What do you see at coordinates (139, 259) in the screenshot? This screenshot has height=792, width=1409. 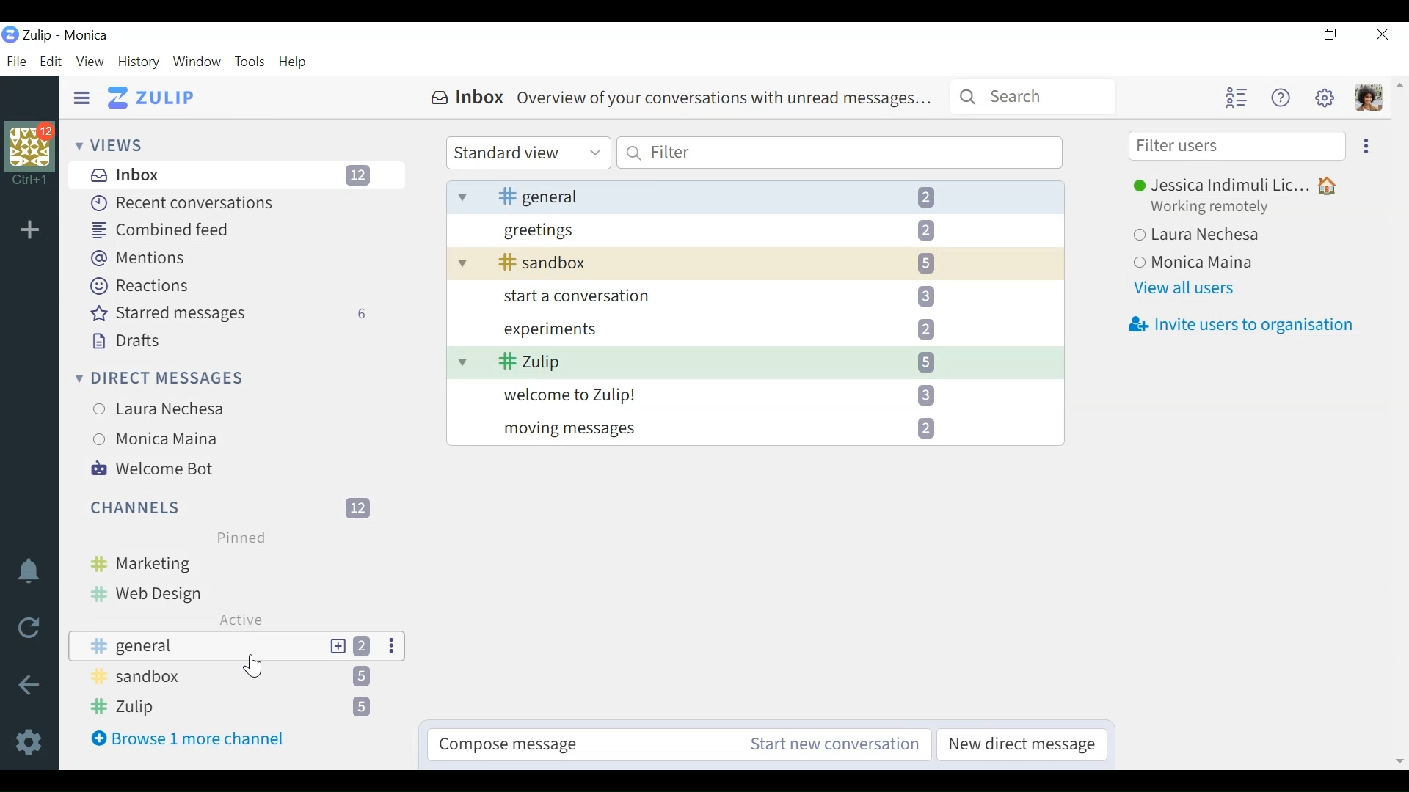 I see `Mentions` at bounding box center [139, 259].